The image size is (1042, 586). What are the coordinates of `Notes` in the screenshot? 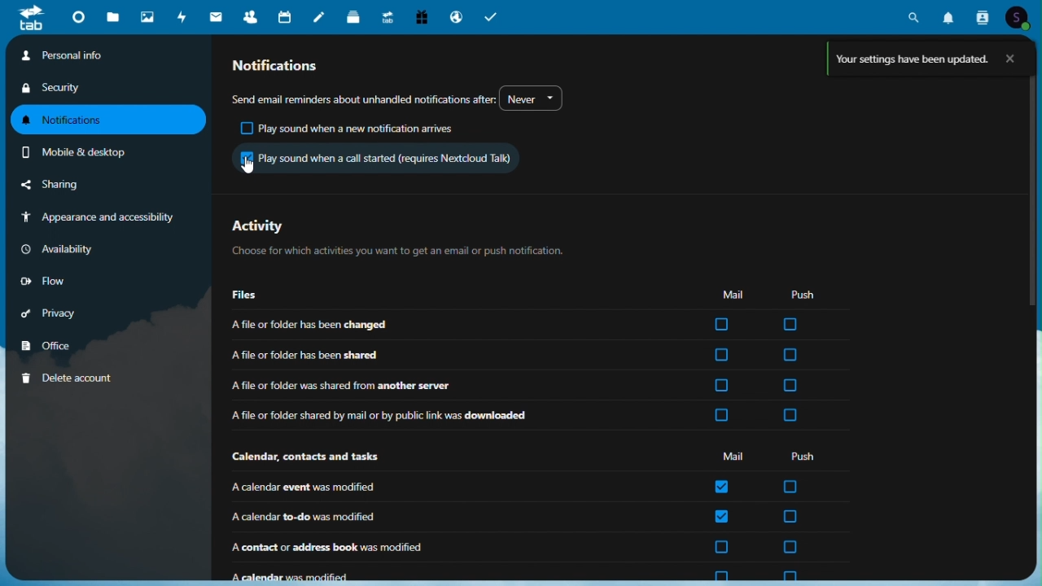 It's located at (320, 15).